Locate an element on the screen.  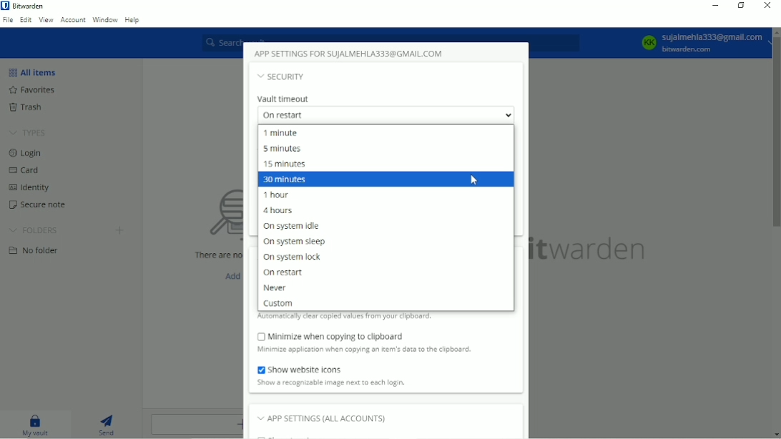
Show a recognizable image next to each login is located at coordinates (346, 383).